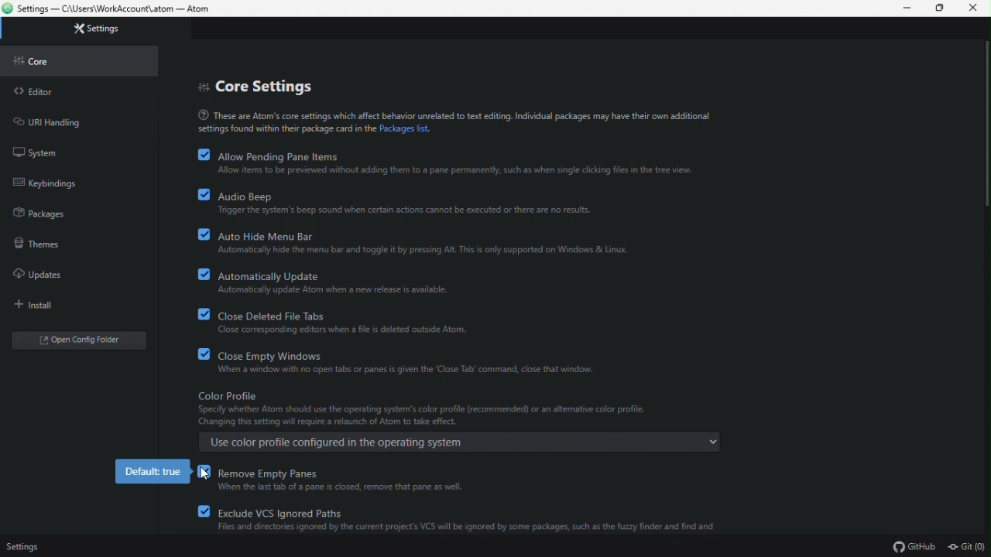 This screenshot has height=557, width=991. Describe the element at coordinates (41, 61) in the screenshot. I see `core` at that location.